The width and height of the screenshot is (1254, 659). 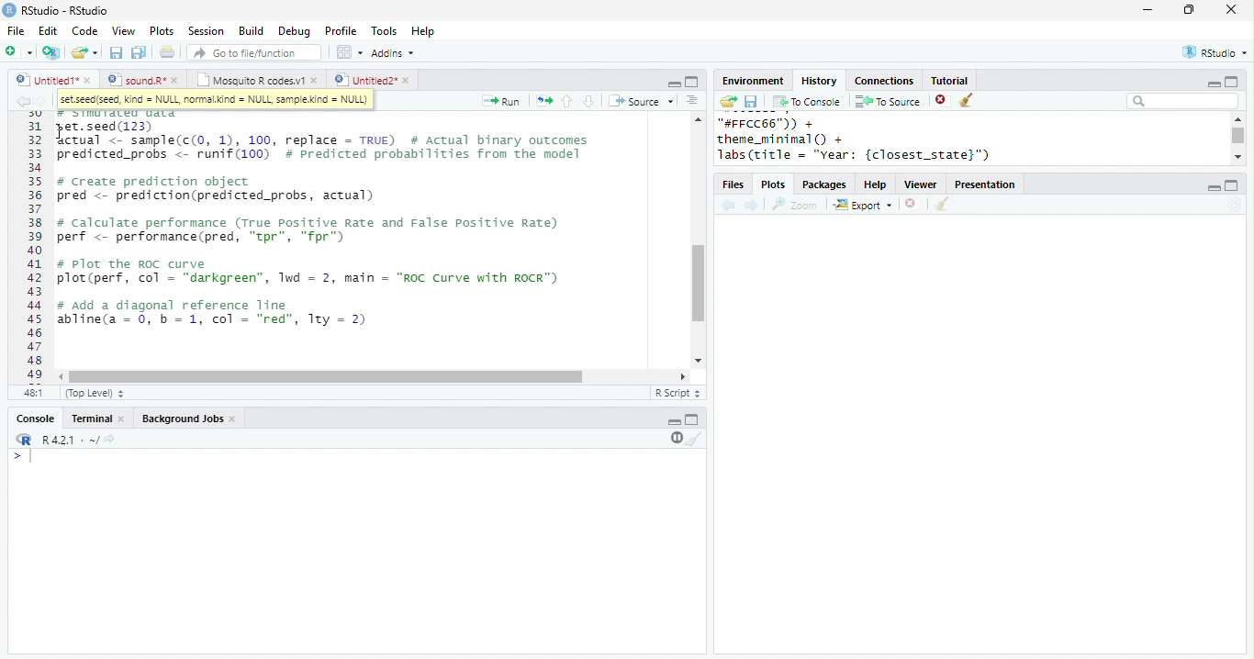 What do you see at coordinates (385, 31) in the screenshot?
I see `Tools` at bounding box center [385, 31].